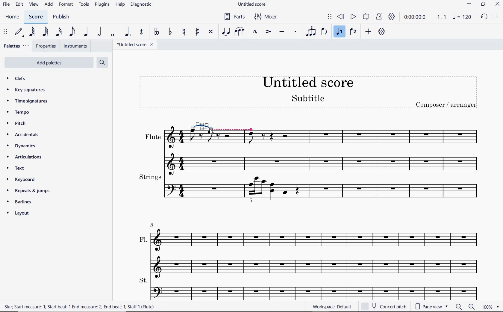 Image resolution: width=503 pixels, height=312 pixels. What do you see at coordinates (382, 32) in the screenshot?
I see `CUSTOMIZE TOOLBAR` at bounding box center [382, 32].